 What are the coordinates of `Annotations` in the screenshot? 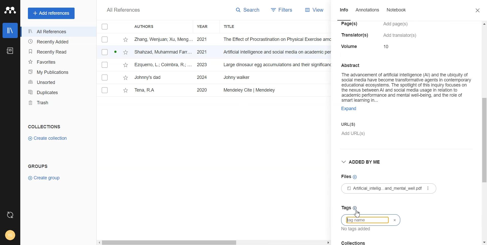 It's located at (368, 12).